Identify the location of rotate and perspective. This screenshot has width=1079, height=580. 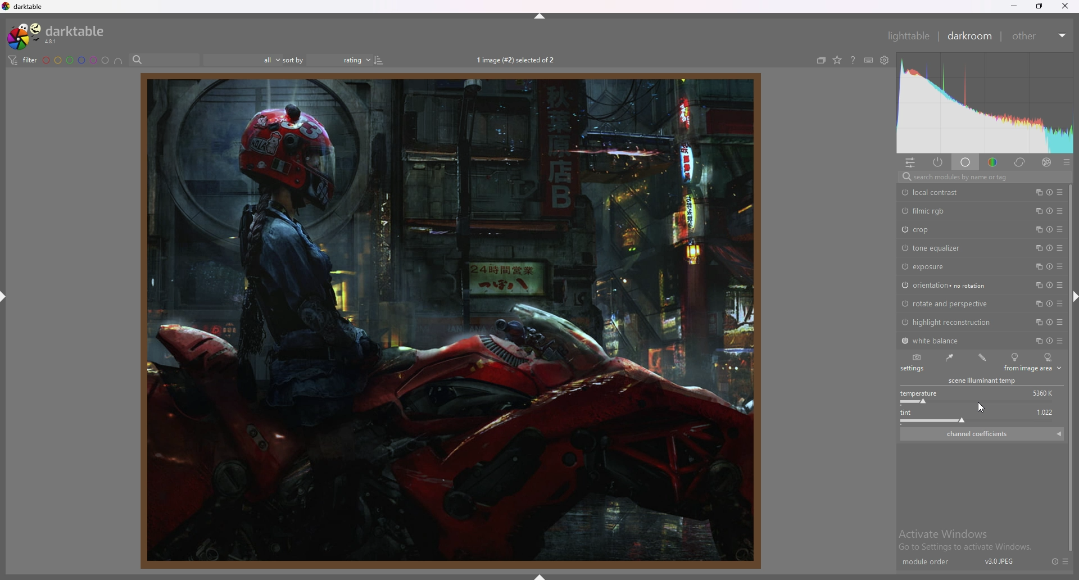
(947, 304).